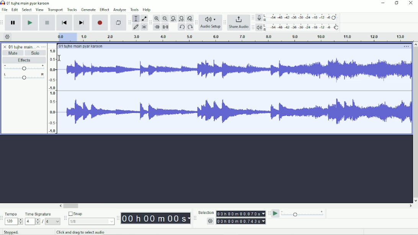  What do you see at coordinates (91, 221) in the screenshot?
I see `1/8` at bounding box center [91, 221].